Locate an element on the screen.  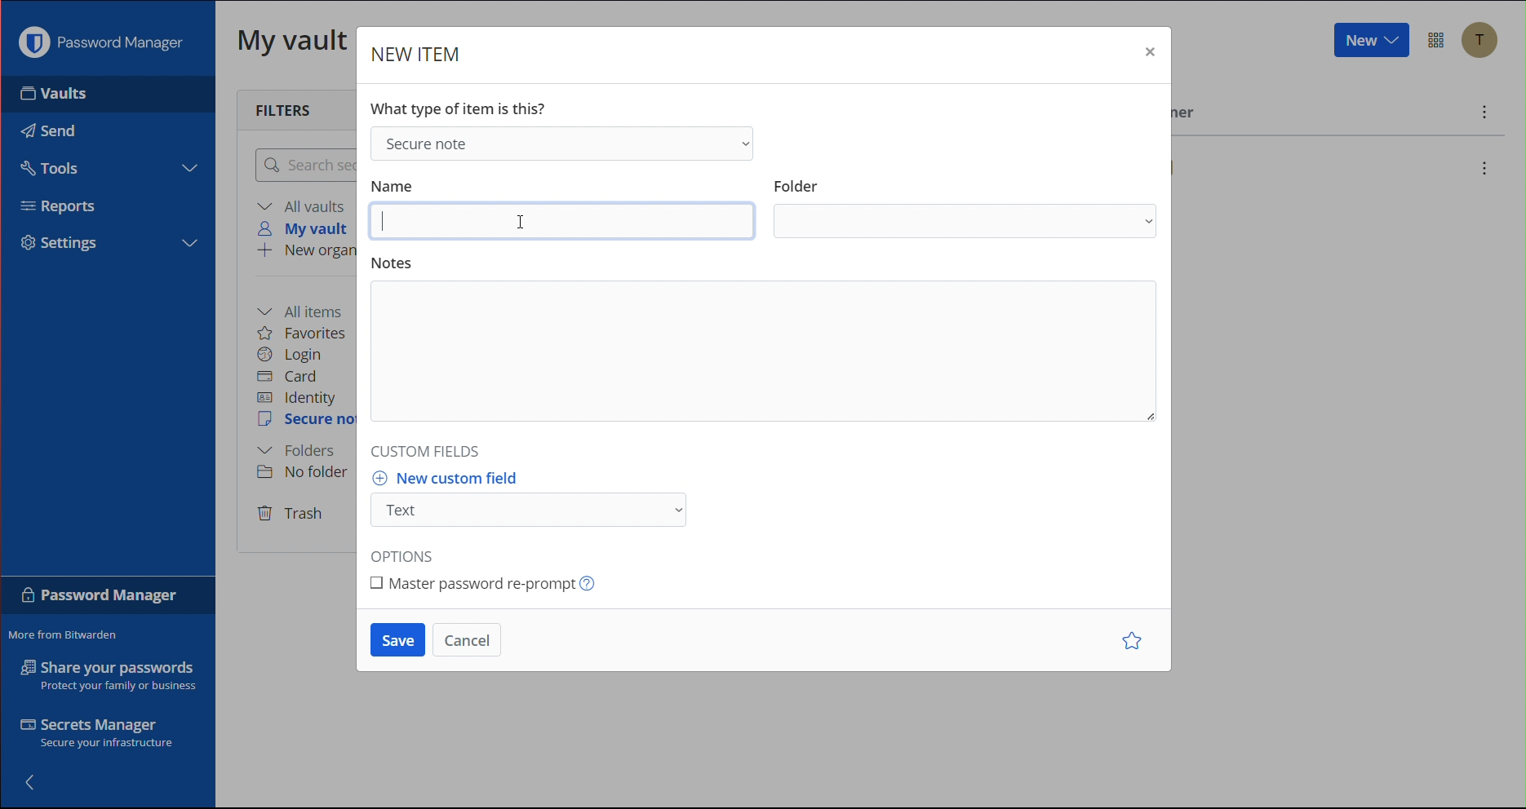
Notes is located at coordinates (393, 259).